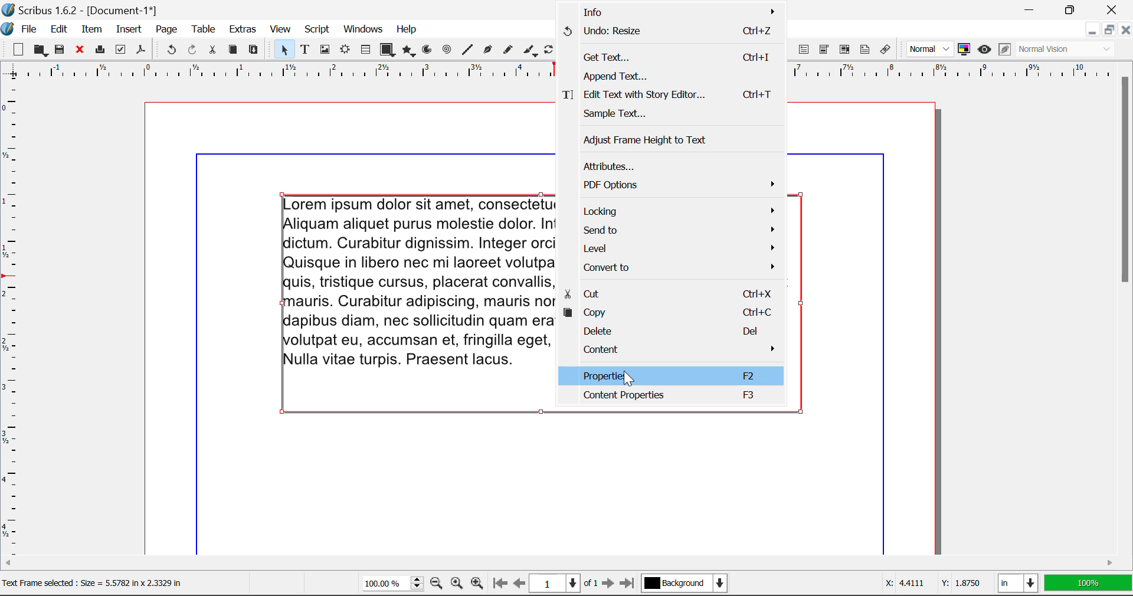 The image size is (1133, 596). What do you see at coordinates (670, 311) in the screenshot?
I see `Copy` at bounding box center [670, 311].